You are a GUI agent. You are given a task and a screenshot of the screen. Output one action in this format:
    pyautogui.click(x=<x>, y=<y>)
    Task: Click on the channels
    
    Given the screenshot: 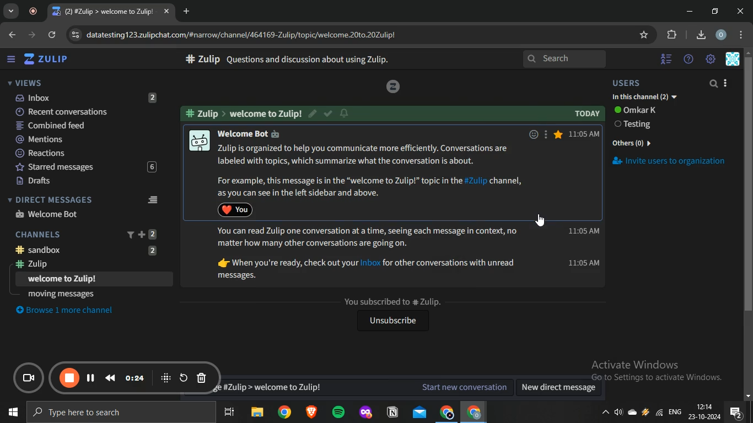 What is the action you would take?
    pyautogui.click(x=87, y=234)
    